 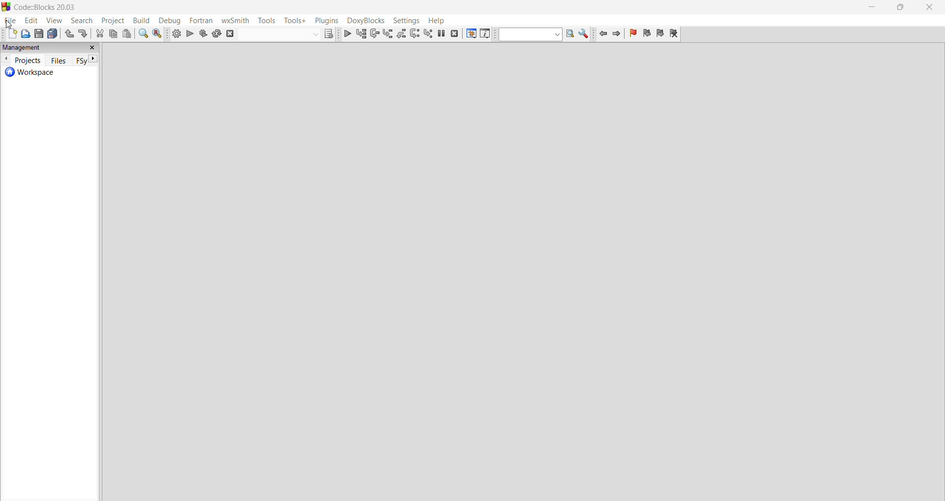 What do you see at coordinates (267, 20) in the screenshot?
I see `tools` at bounding box center [267, 20].